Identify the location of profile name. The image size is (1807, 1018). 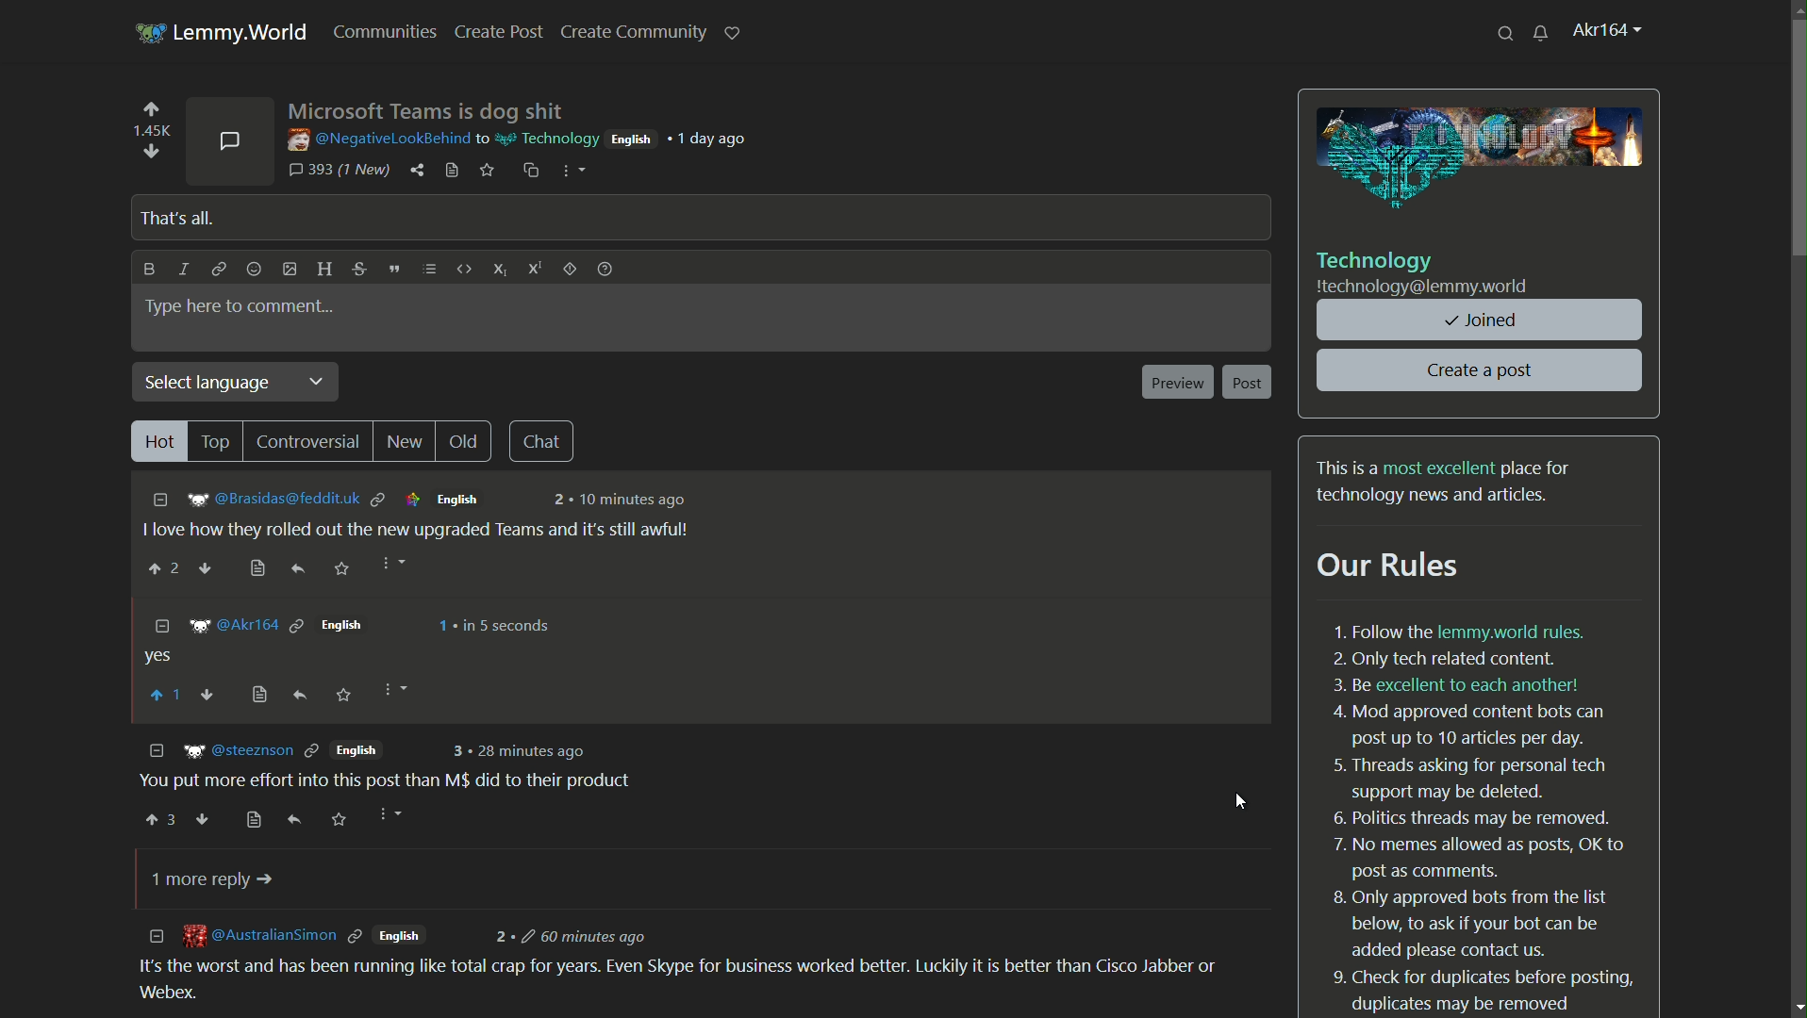
(1609, 31).